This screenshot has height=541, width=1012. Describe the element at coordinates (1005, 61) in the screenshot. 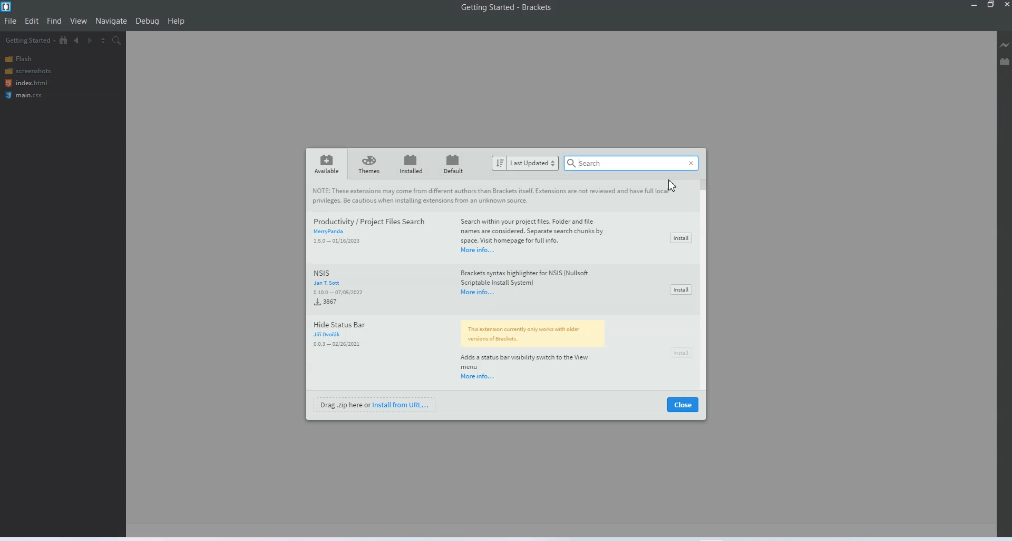

I see `Extension manager` at that location.